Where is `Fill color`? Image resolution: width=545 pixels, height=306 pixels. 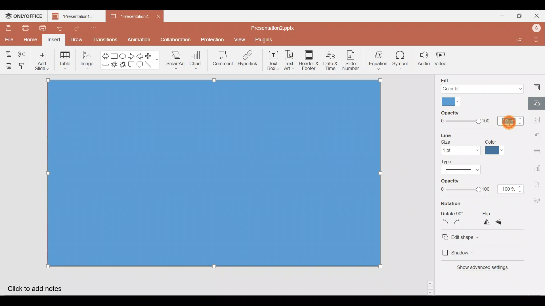
Fill color is located at coordinates (450, 101).